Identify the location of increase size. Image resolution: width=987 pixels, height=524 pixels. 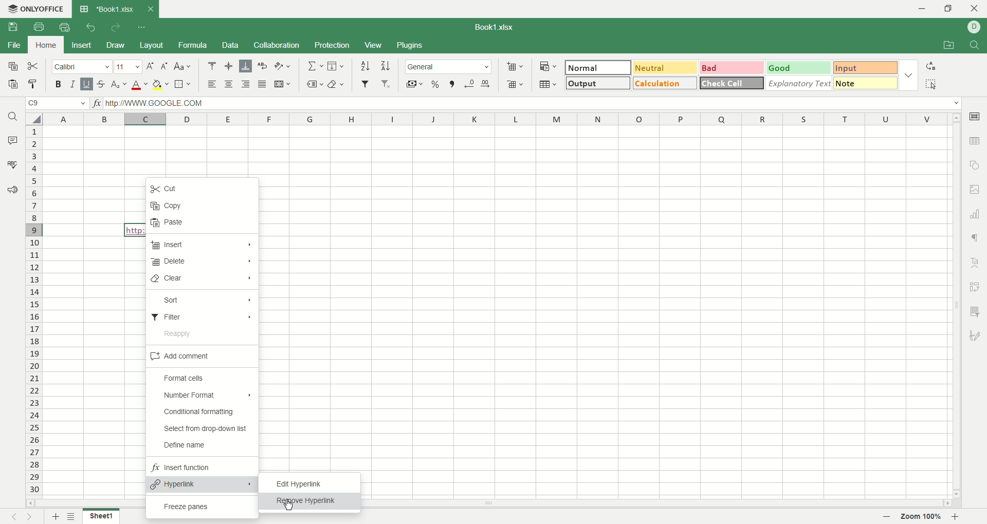
(151, 67).